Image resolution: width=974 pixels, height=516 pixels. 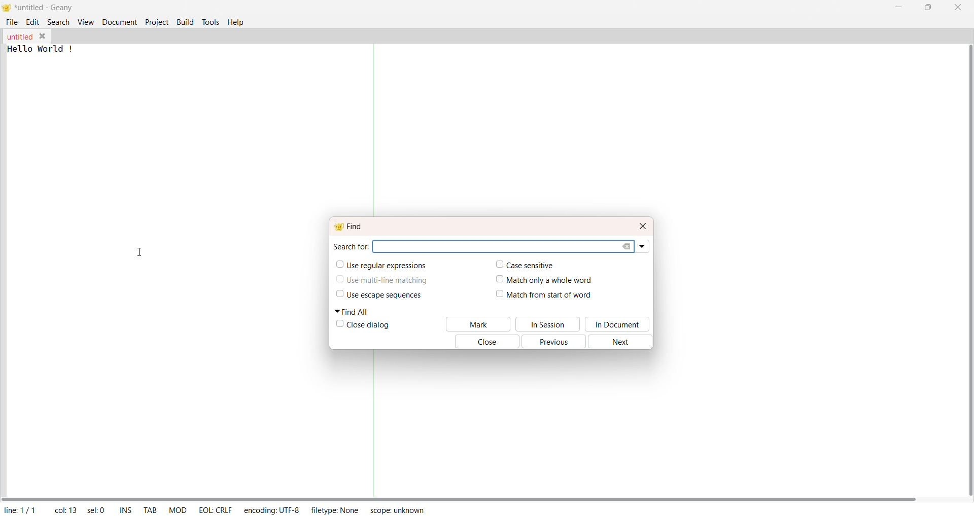 What do you see at coordinates (393, 296) in the screenshot?
I see `Use Scape Sequences` at bounding box center [393, 296].